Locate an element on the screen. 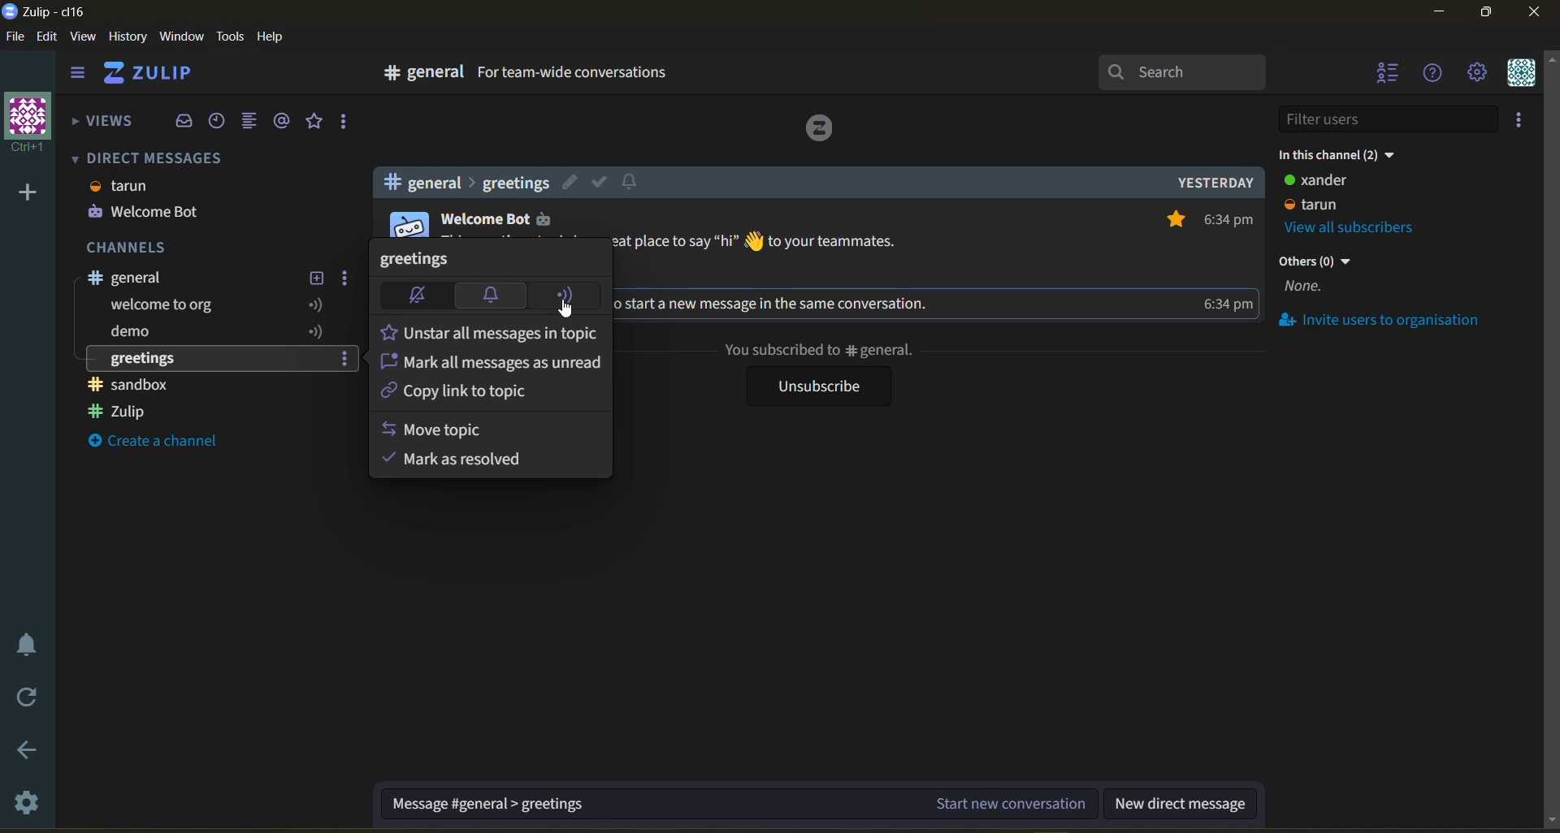  tarun is located at coordinates (126, 186).